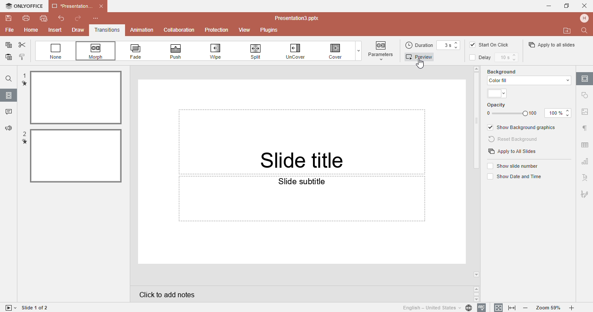 The width and height of the screenshot is (593, 312). What do you see at coordinates (422, 64) in the screenshot?
I see `Cursor on preview` at bounding box center [422, 64].